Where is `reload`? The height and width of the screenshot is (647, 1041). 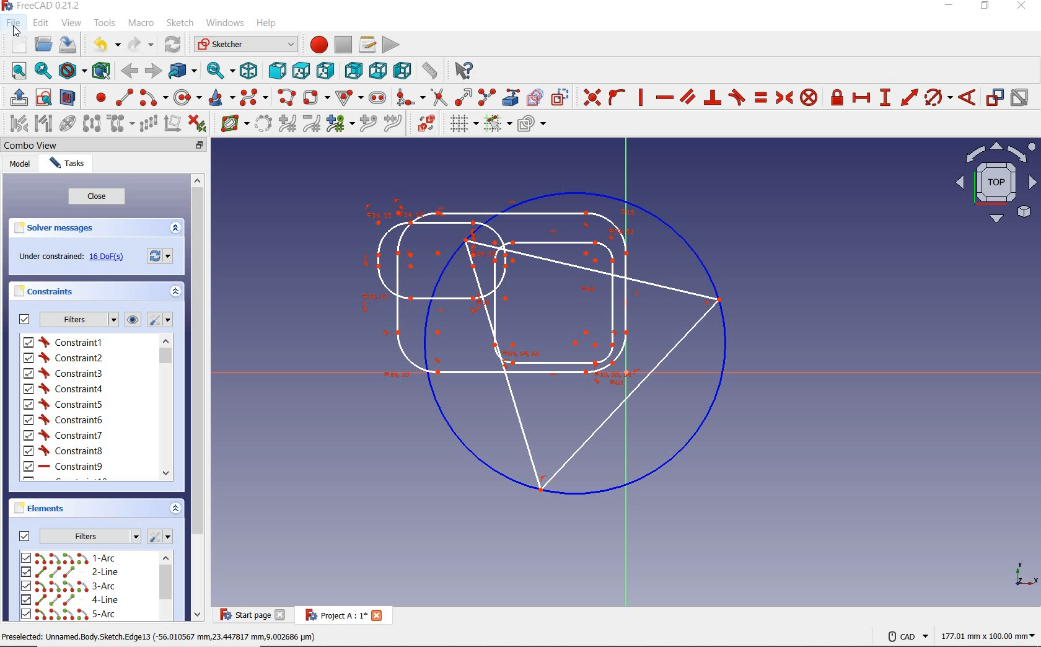
reload is located at coordinates (172, 45).